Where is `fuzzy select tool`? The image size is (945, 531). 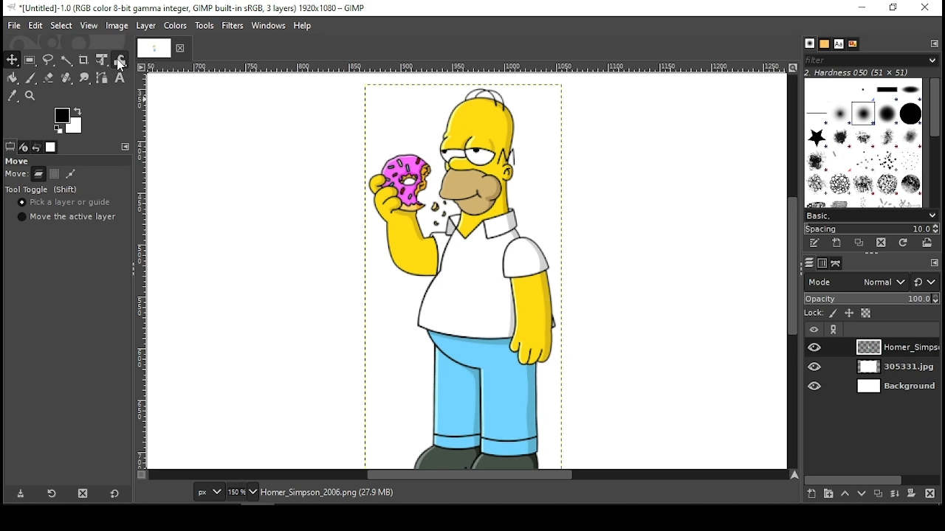
fuzzy select tool is located at coordinates (67, 60).